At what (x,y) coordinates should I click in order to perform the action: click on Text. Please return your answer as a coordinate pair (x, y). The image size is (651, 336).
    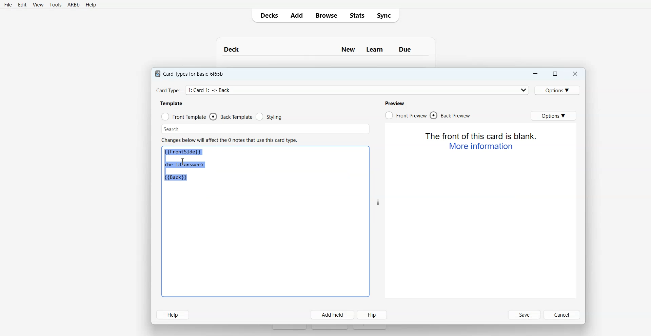
    Looking at the image, I should click on (325, 46).